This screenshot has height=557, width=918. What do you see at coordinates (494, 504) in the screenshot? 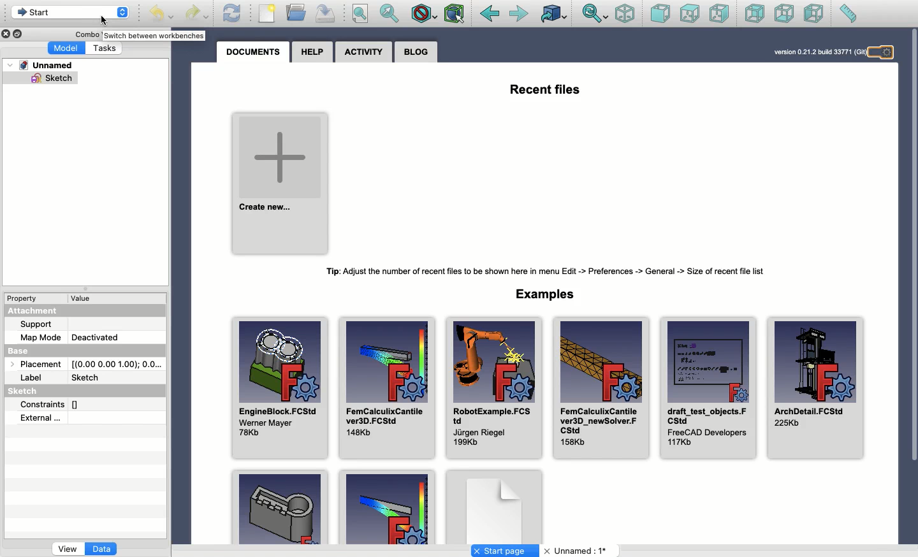
I see `Document` at bounding box center [494, 504].